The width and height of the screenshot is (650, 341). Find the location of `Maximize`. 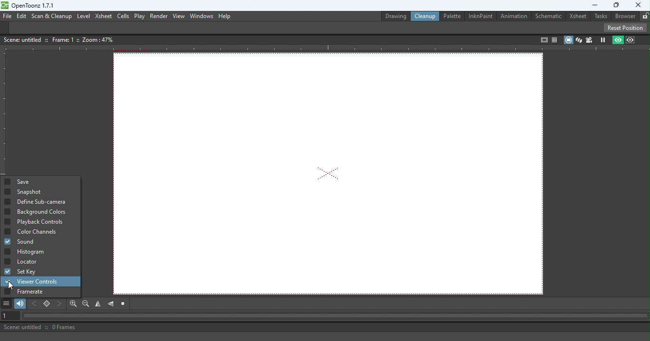

Maximize is located at coordinates (617, 5).